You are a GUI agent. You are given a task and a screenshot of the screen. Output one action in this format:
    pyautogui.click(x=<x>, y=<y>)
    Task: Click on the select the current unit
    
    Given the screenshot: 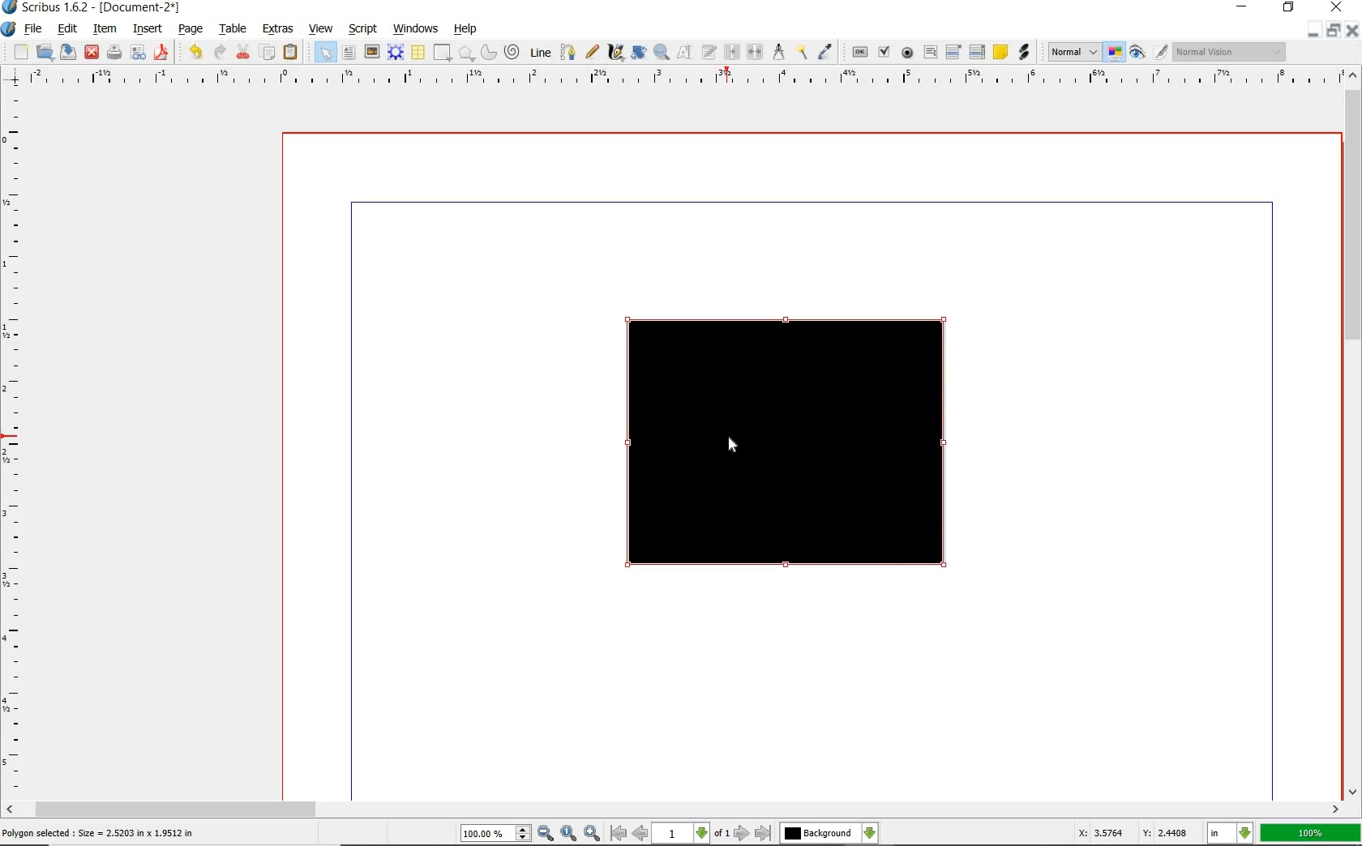 What is the action you would take?
    pyautogui.click(x=1231, y=834)
    